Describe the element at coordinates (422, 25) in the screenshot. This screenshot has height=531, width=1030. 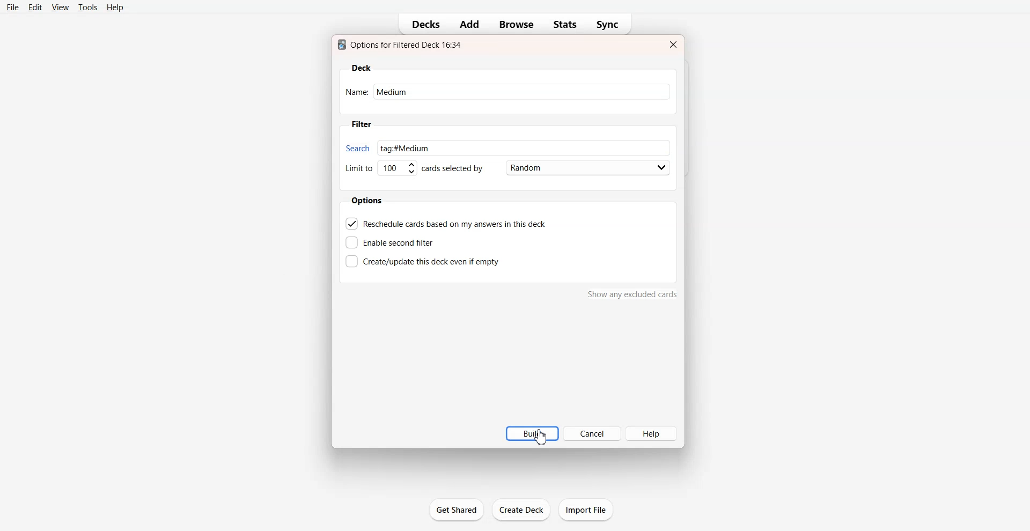
I see `Decks` at that location.